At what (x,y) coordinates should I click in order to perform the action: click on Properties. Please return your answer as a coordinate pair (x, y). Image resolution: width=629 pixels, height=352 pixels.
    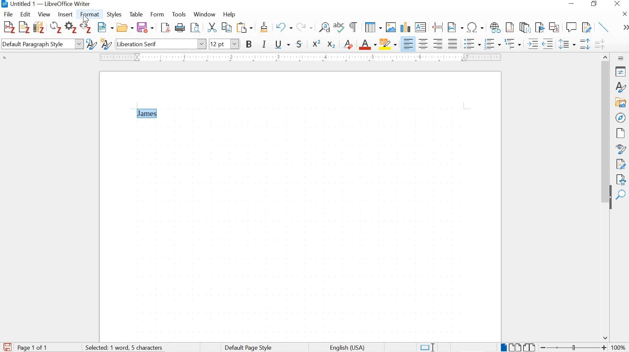
    Looking at the image, I should click on (621, 71).